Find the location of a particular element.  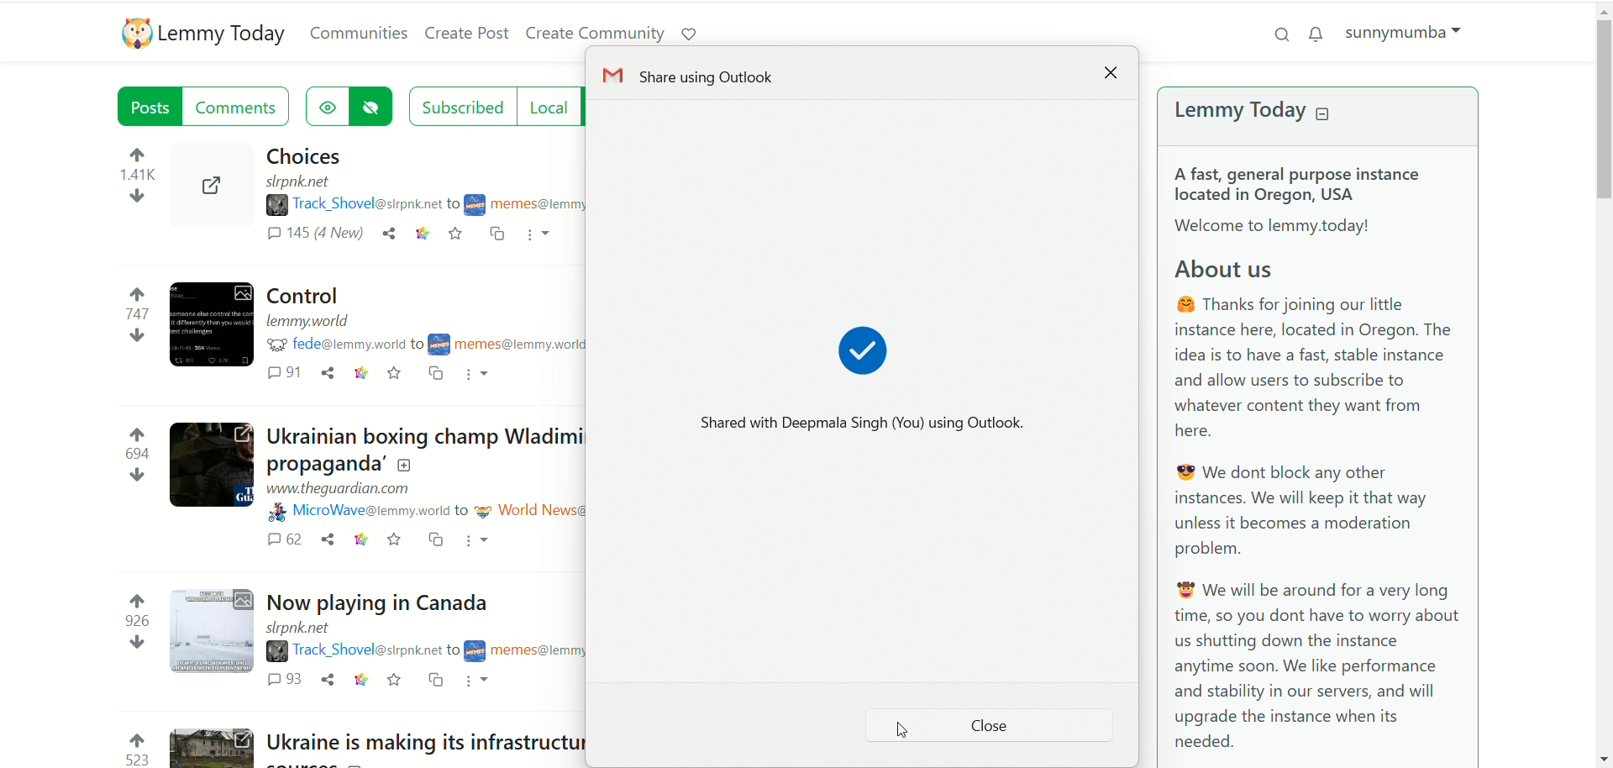

save is located at coordinates (458, 235).